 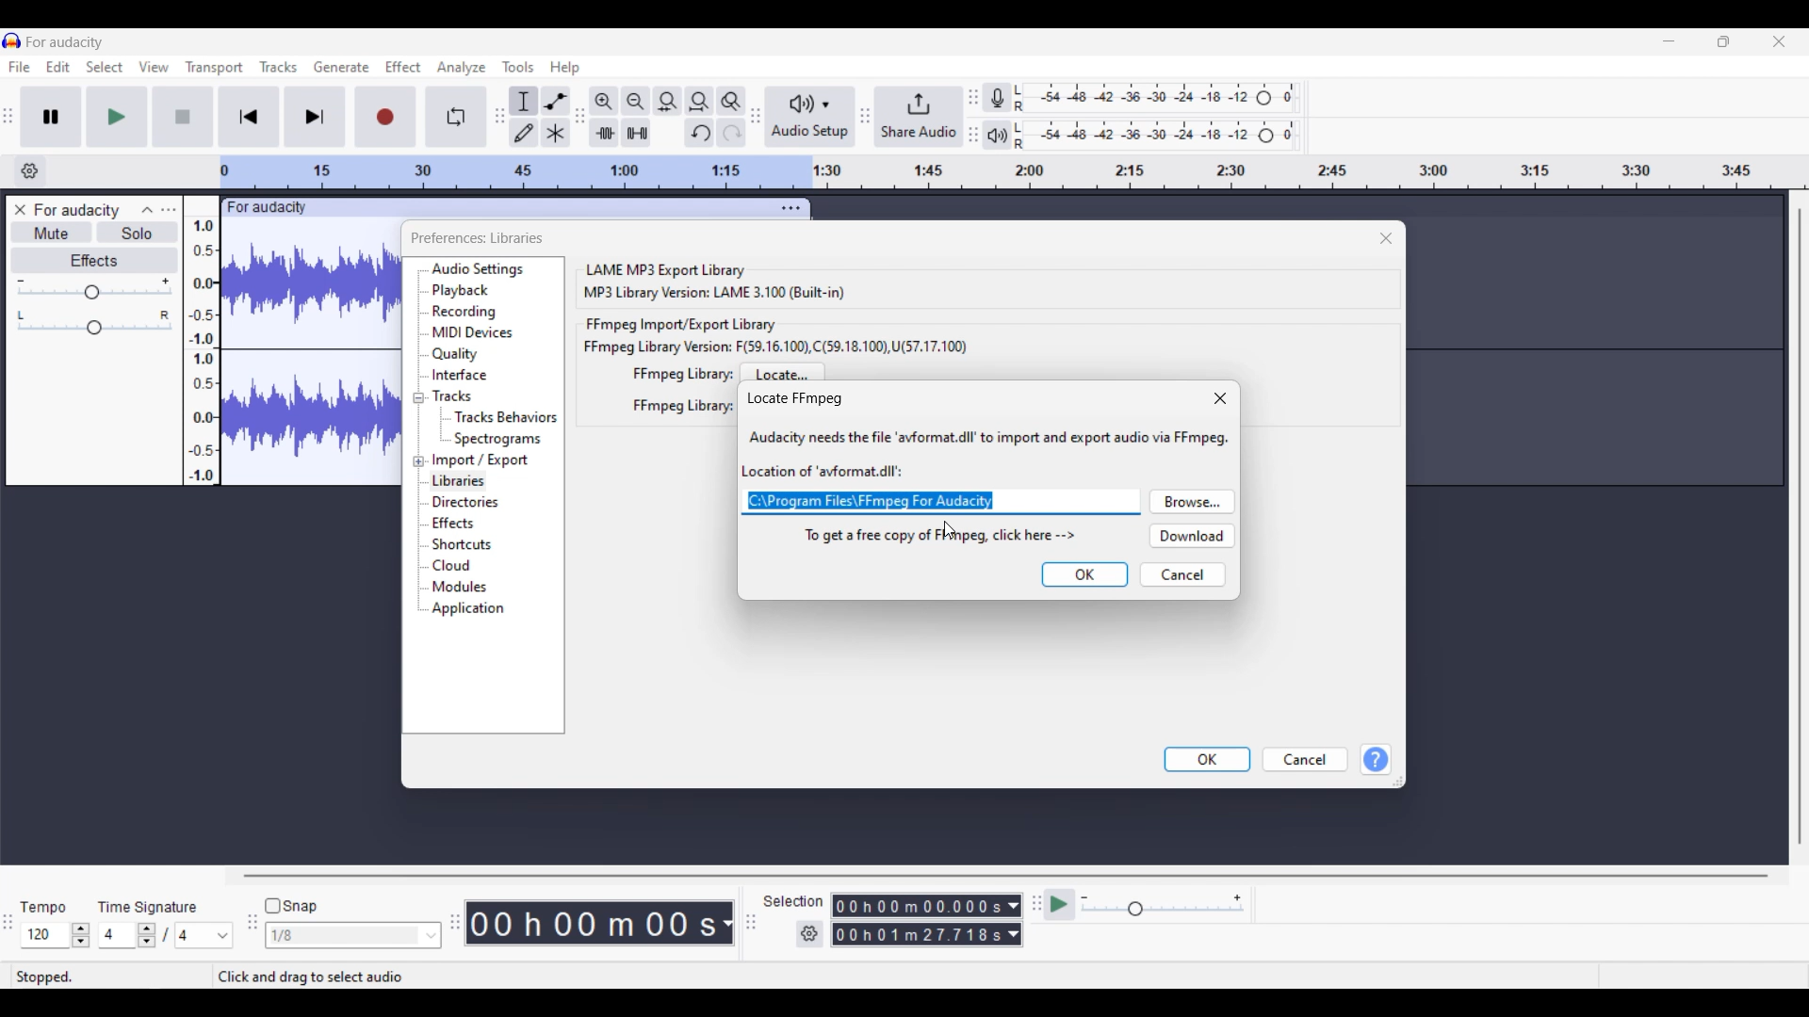 What do you see at coordinates (479, 238) in the screenshot?
I see `preferences: libraries` at bounding box center [479, 238].